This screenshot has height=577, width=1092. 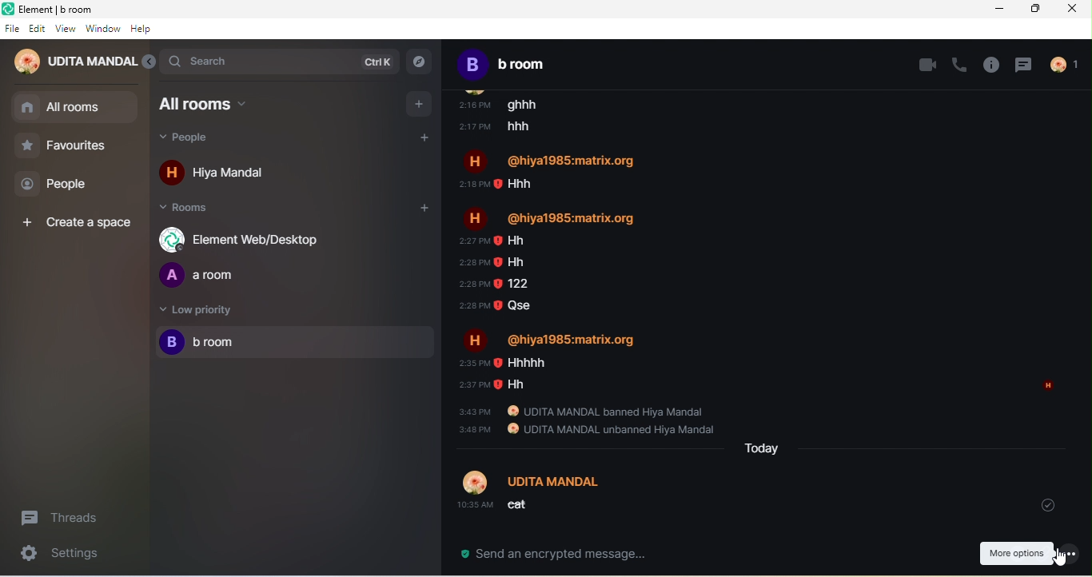 I want to click on sent icon, so click(x=1050, y=506).